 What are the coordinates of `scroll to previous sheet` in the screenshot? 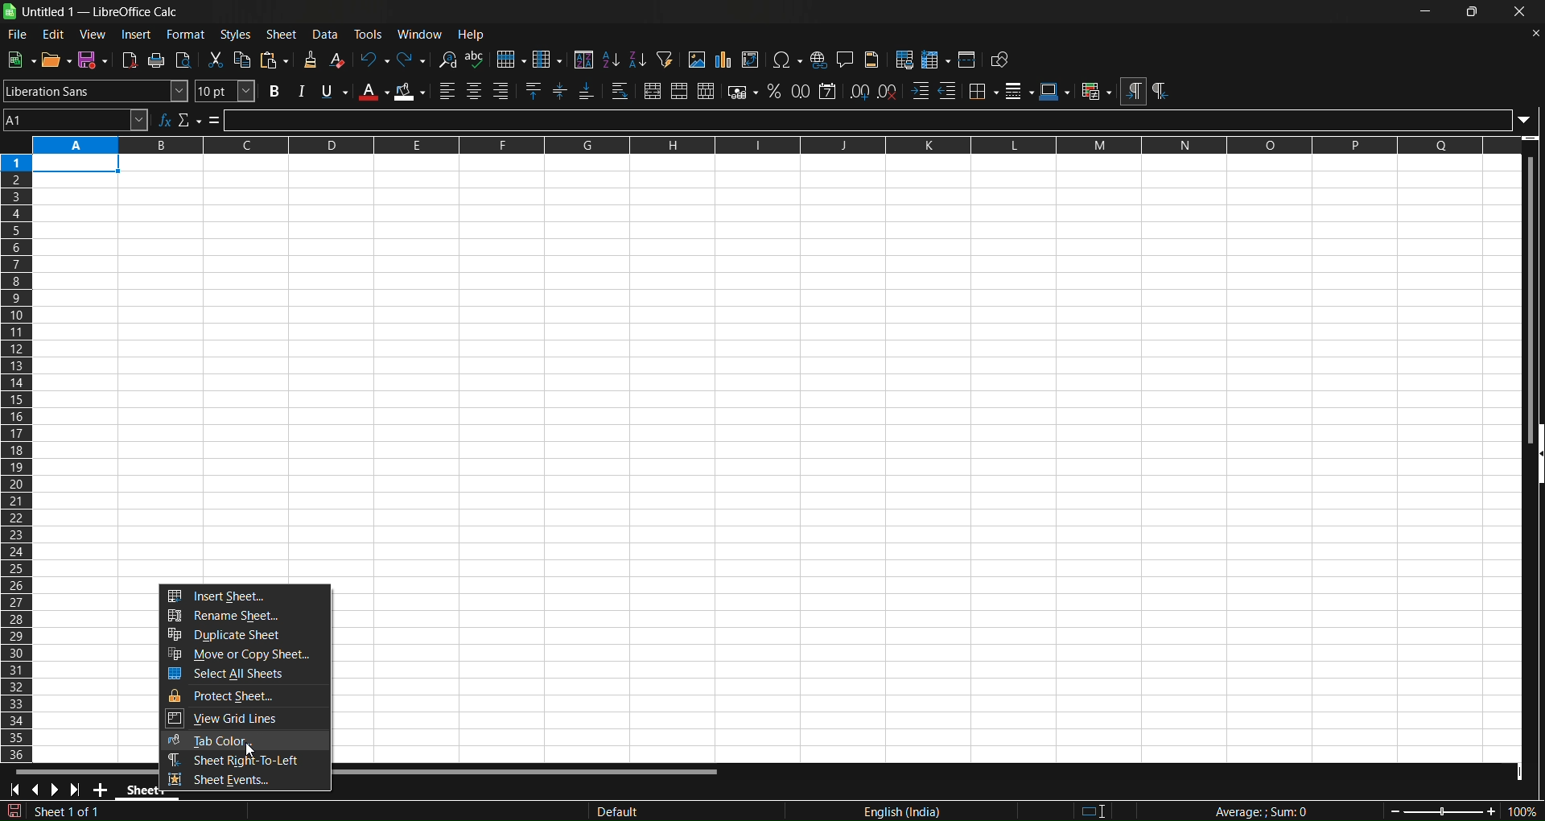 It's located at (39, 791).